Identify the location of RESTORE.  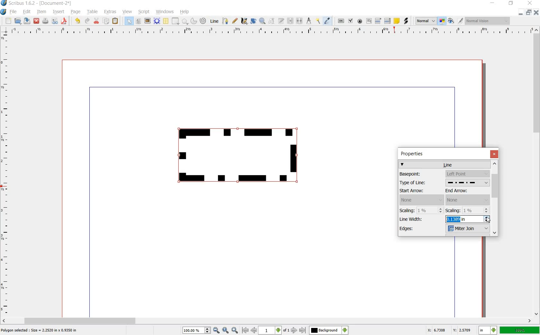
(529, 12).